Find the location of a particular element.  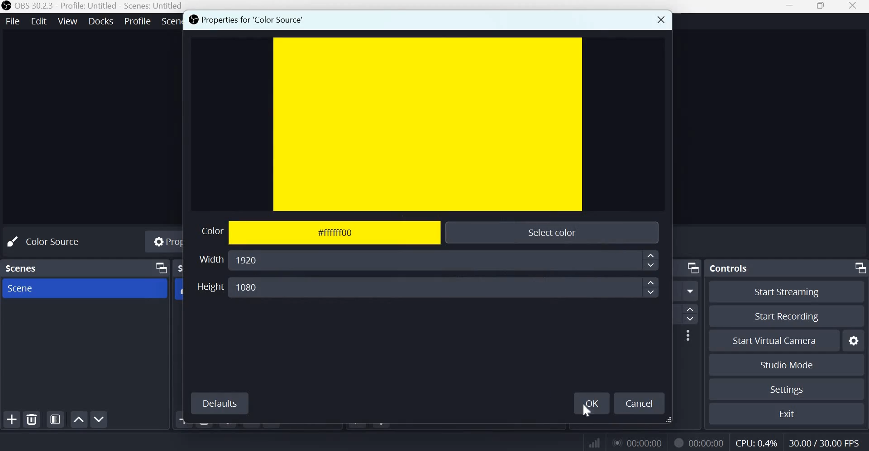

OBS studio logo is located at coordinates (6, 6).